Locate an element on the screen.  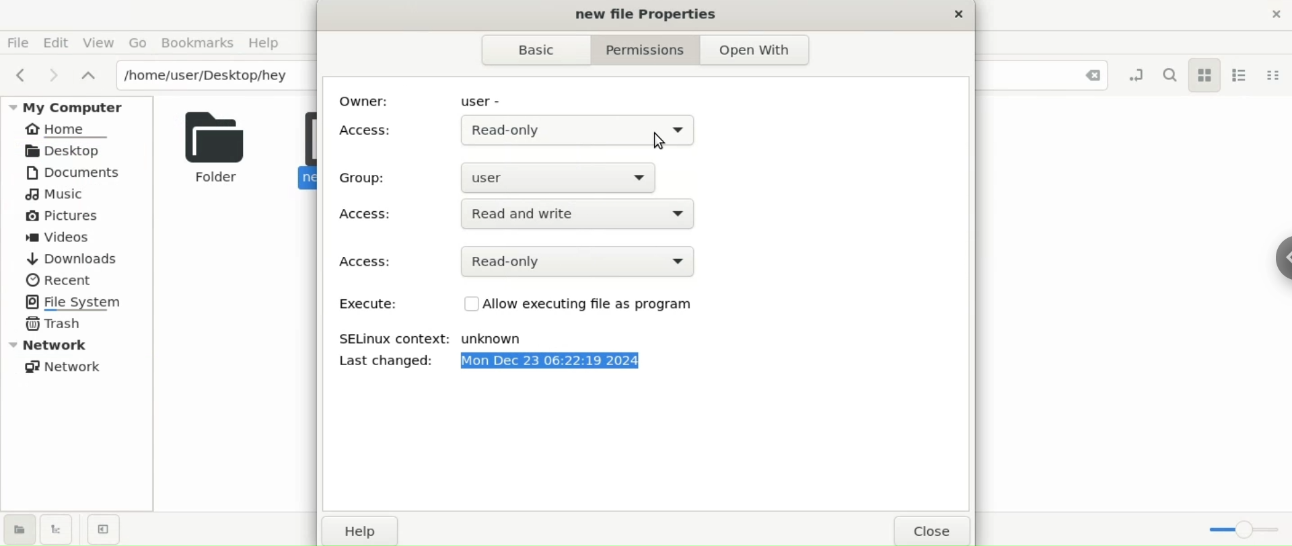
My Computer is located at coordinates (79, 106).